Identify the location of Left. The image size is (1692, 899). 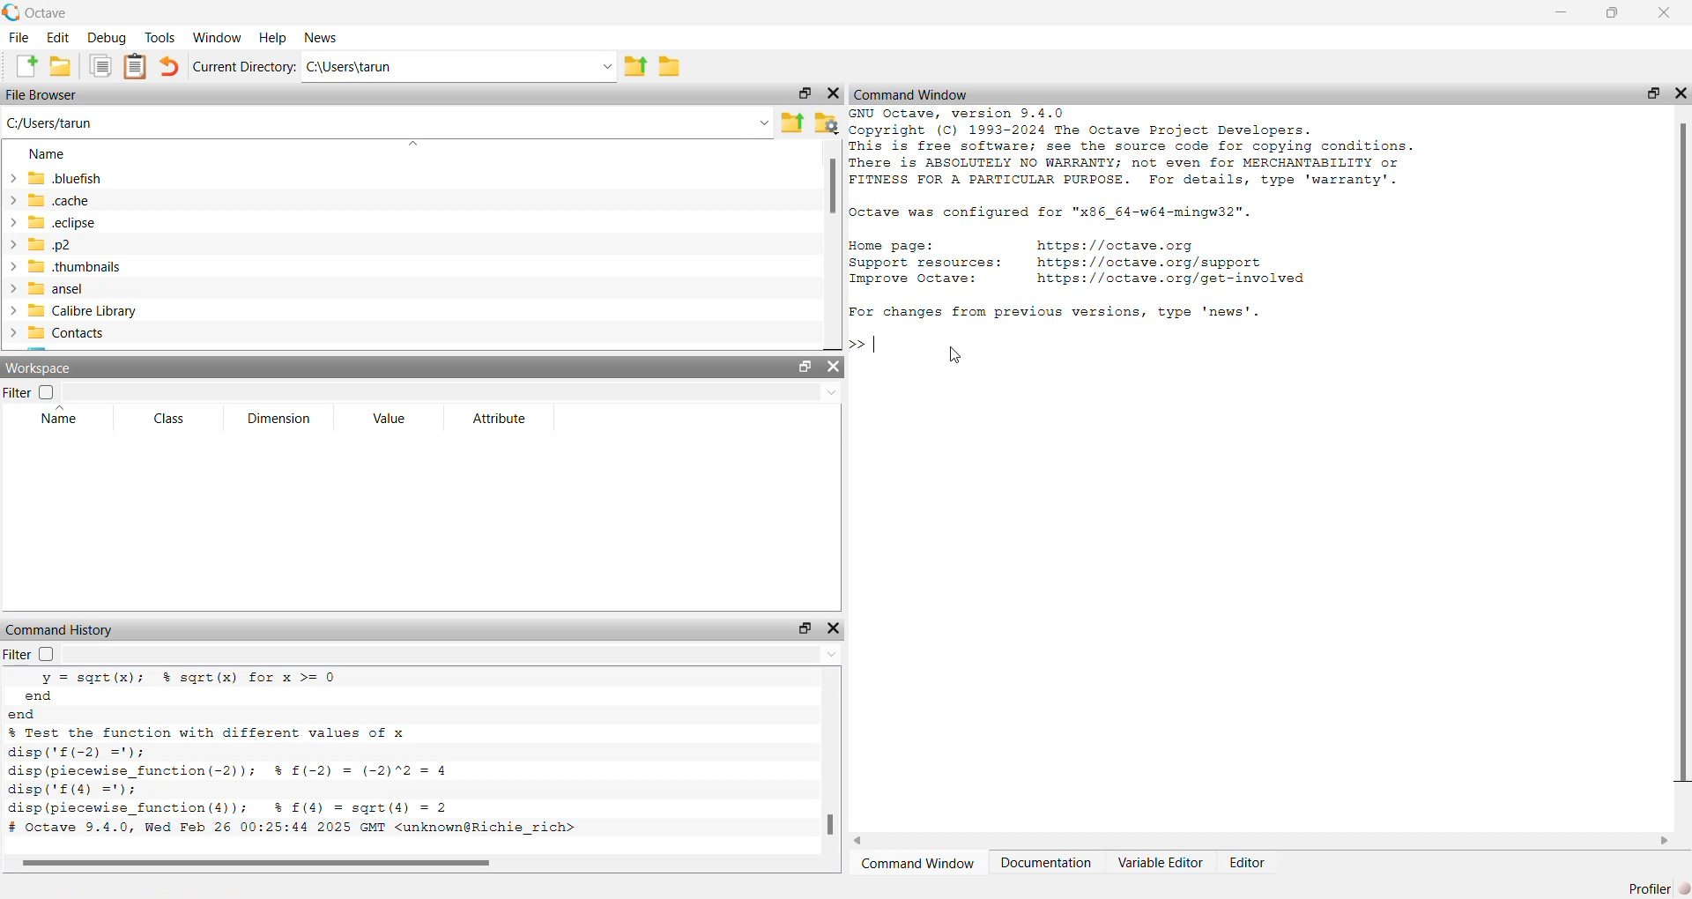
(862, 839).